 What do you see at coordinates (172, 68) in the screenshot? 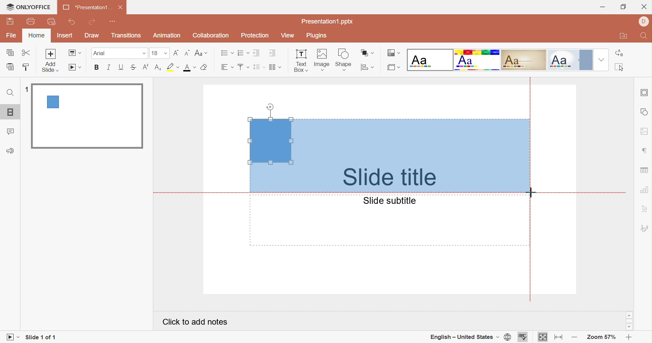
I see `Highlight color` at bounding box center [172, 68].